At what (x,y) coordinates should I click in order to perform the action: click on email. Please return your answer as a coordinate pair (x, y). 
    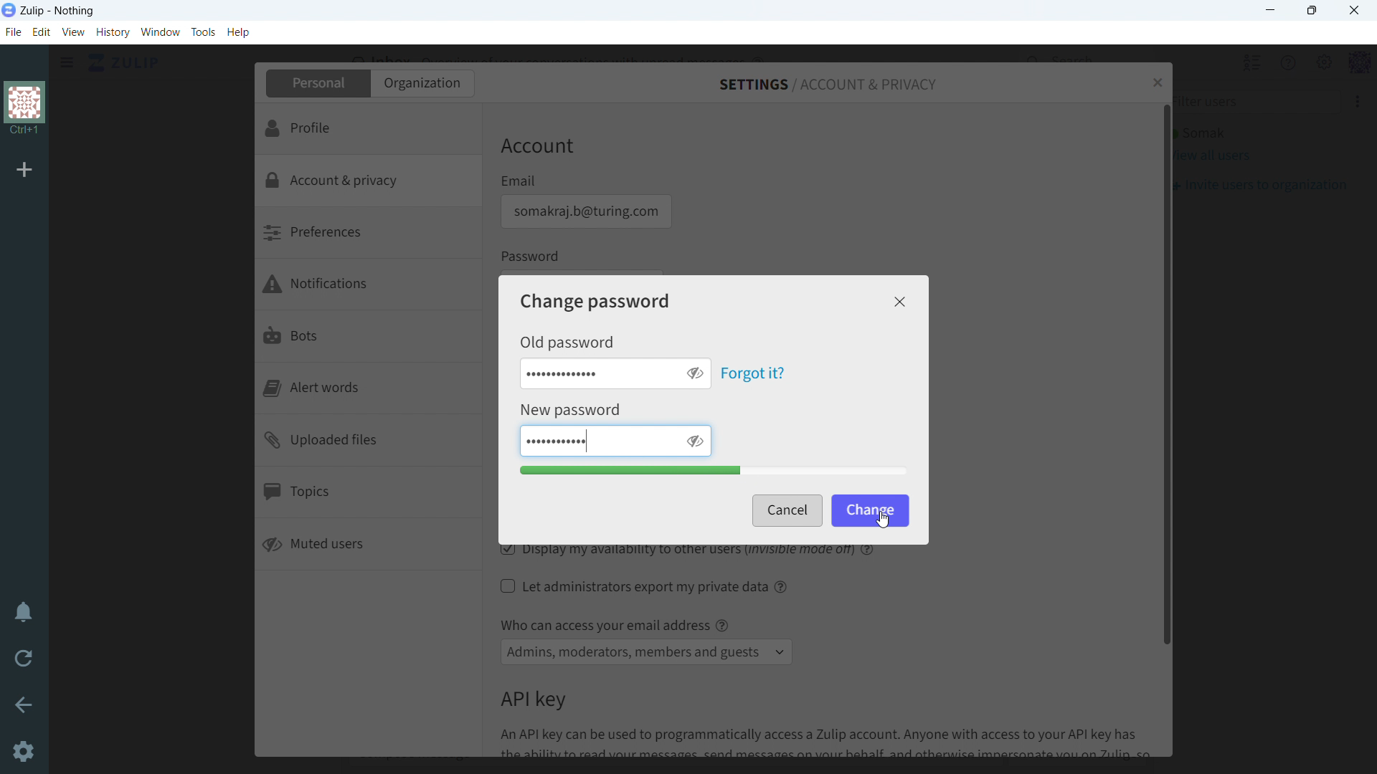
    Looking at the image, I should click on (585, 211).